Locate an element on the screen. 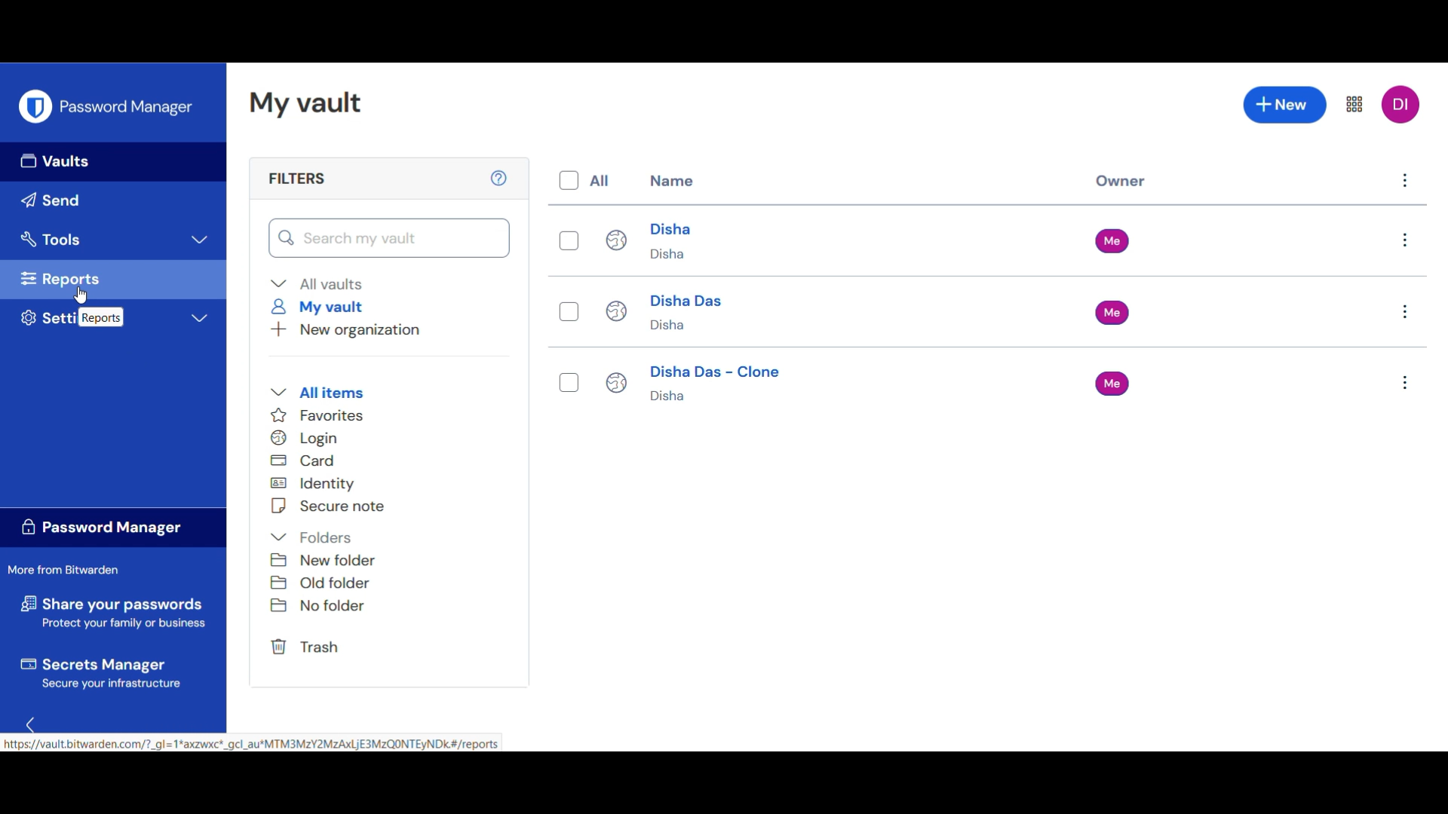 The height and width of the screenshot is (814, 1448). all entry menu is located at coordinates (1405, 183).